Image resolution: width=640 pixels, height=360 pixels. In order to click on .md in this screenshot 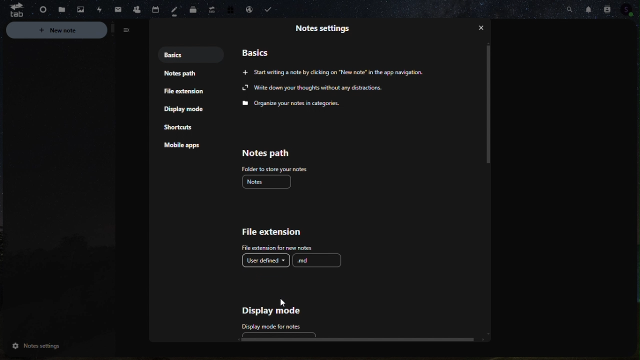, I will do `click(317, 260)`.